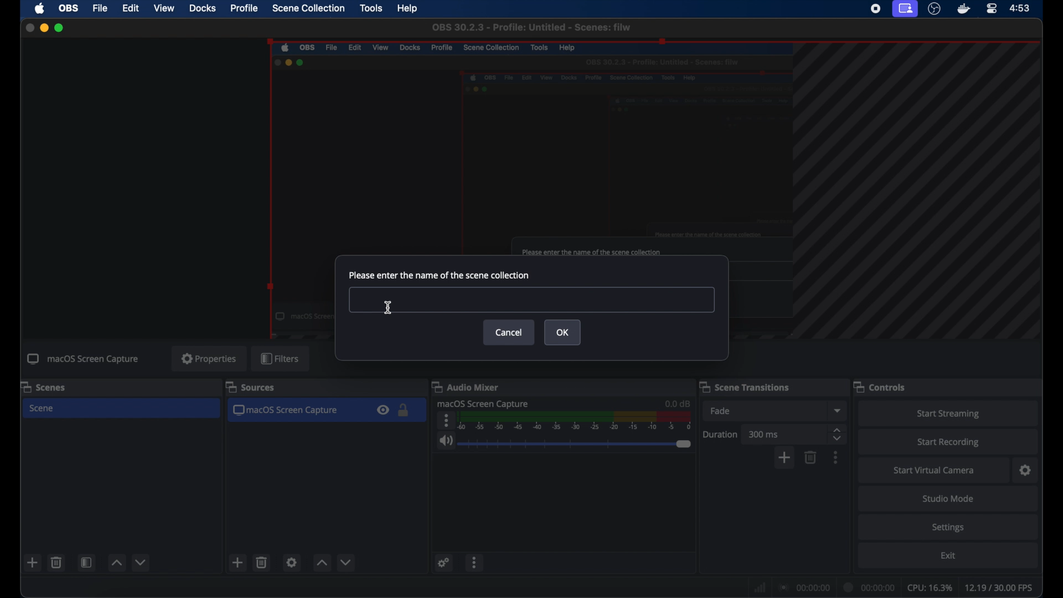 The width and height of the screenshot is (1063, 598). Describe the element at coordinates (763, 434) in the screenshot. I see `300 ms` at that location.